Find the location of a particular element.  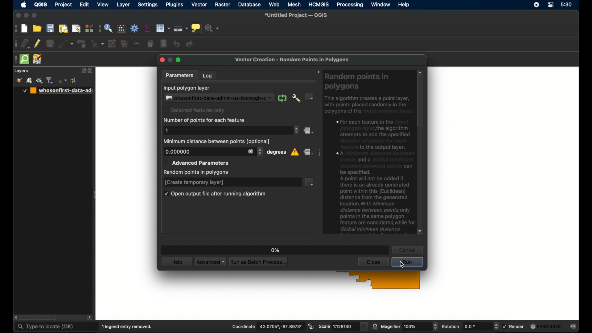

maximize is located at coordinates (179, 60).